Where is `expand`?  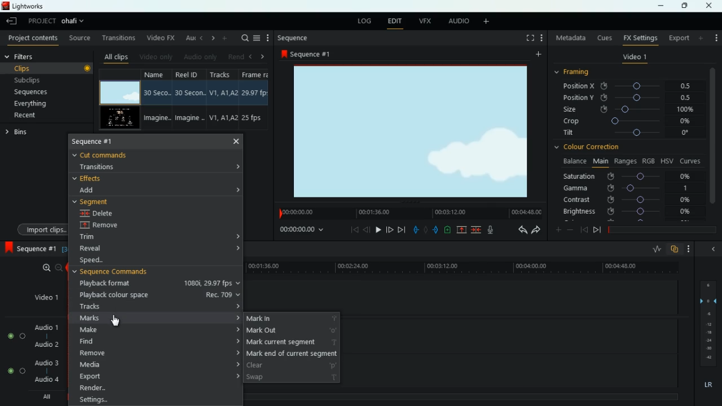
expand is located at coordinates (236, 248).